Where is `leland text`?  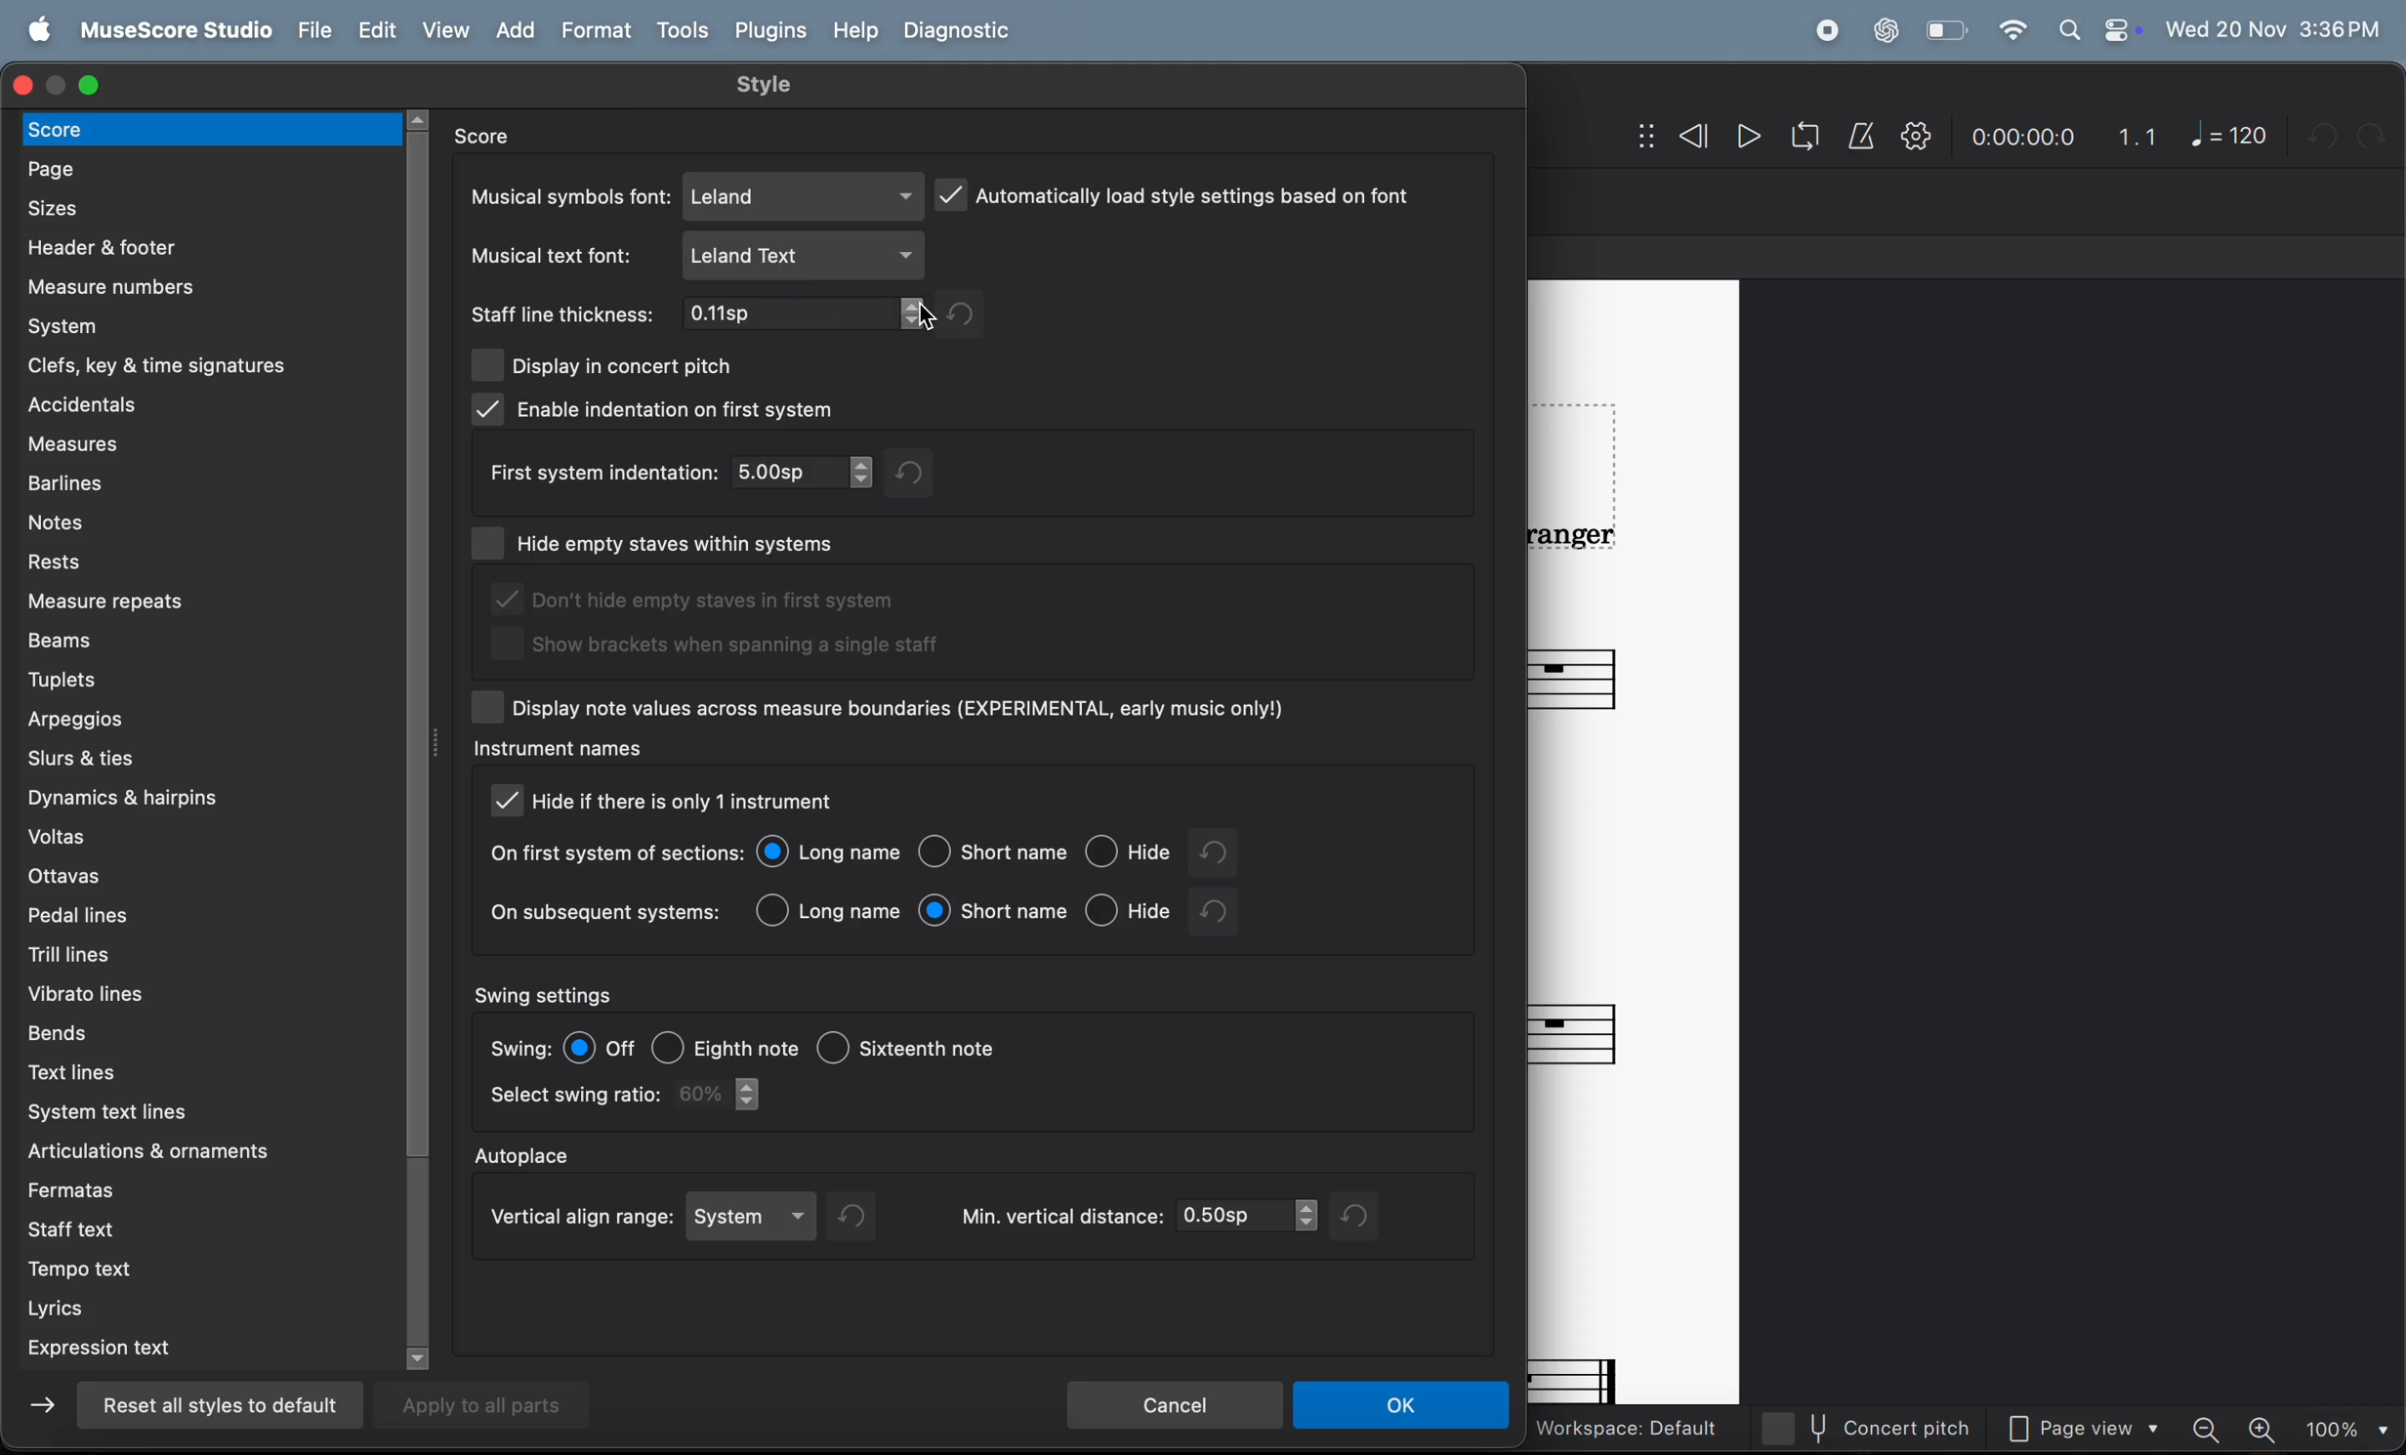 leland text is located at coordinates (807, 256).